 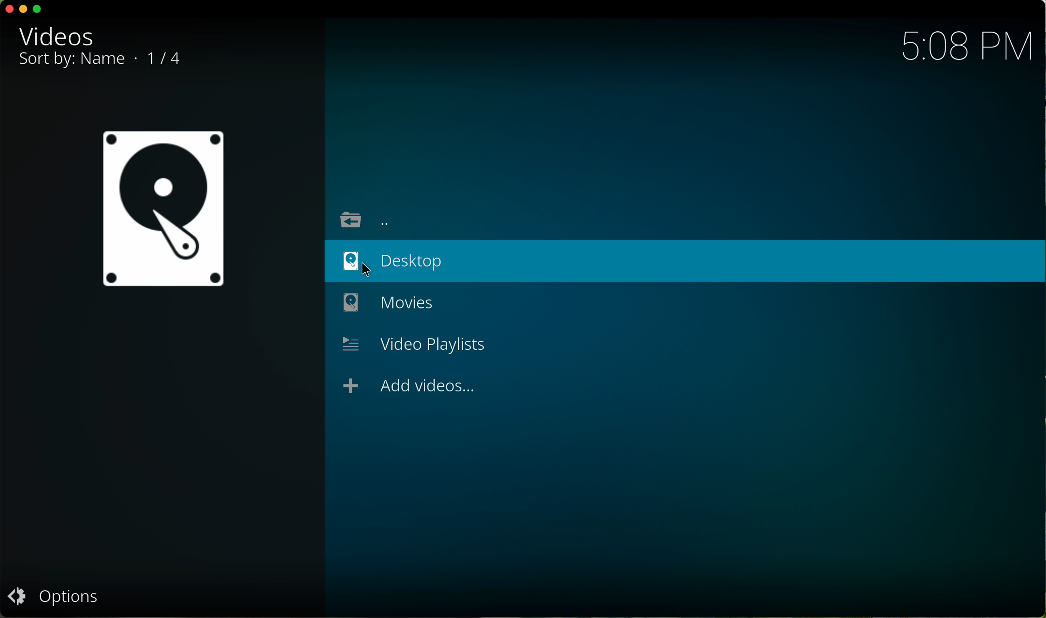 I want to click on minimize, so click(x=25, y=10).